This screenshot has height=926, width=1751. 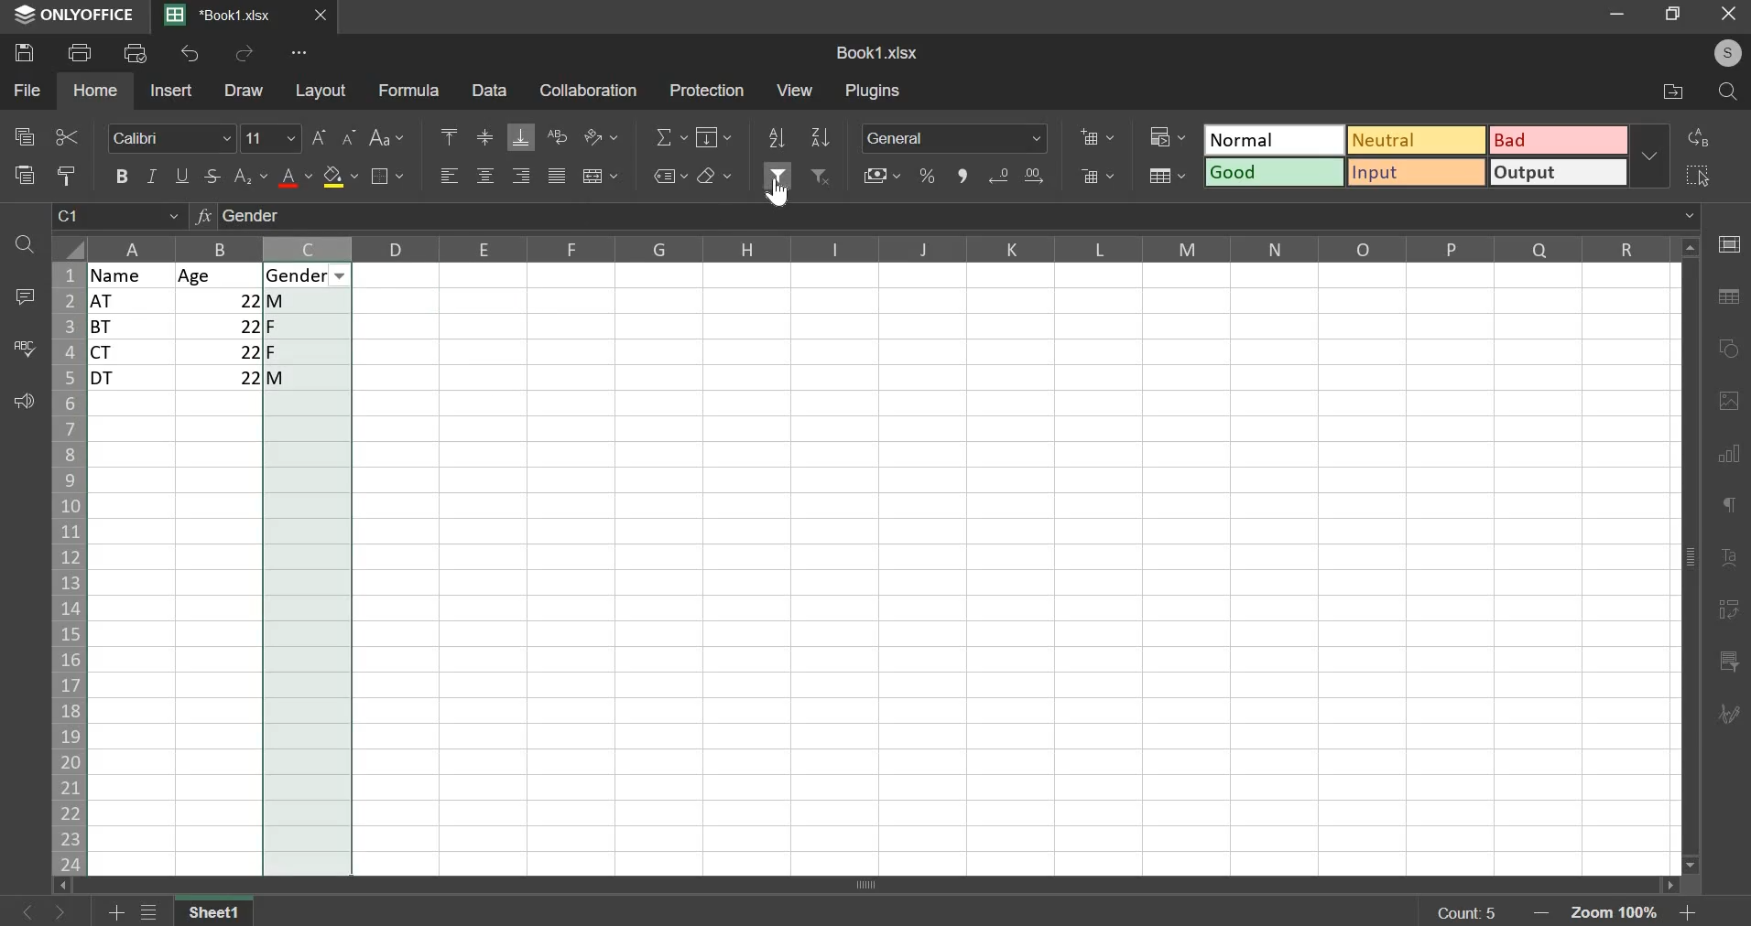 I want to click on zoom kevel, so click(x=1618, y=914).